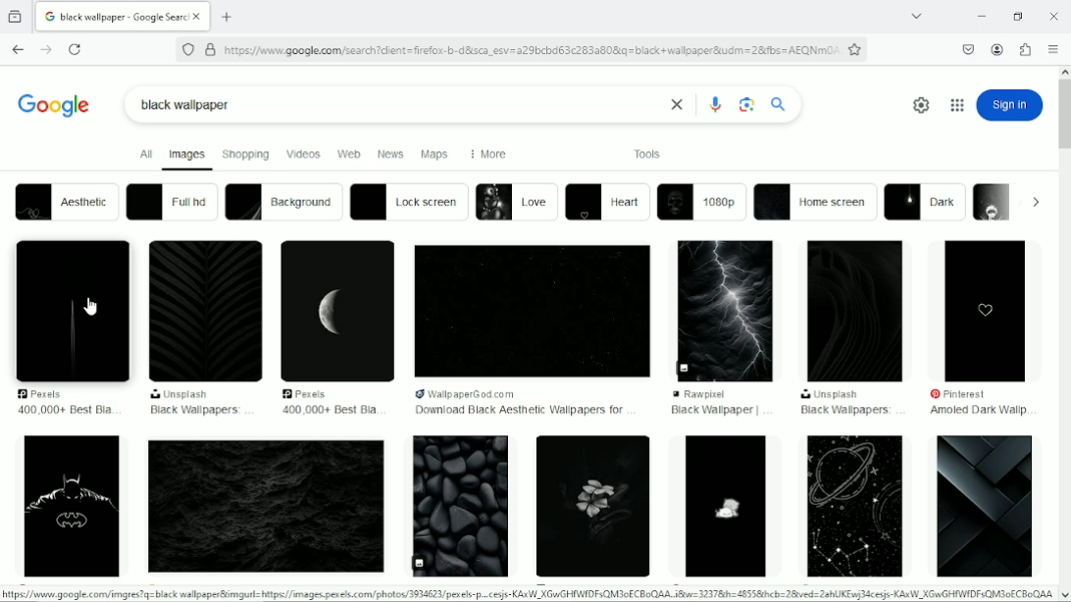 This screenshot has width=1071, height=602. What do you see at coordinates (44, 50) in the screenshot?
I see `Go forward` at bounding box center [44, 50].